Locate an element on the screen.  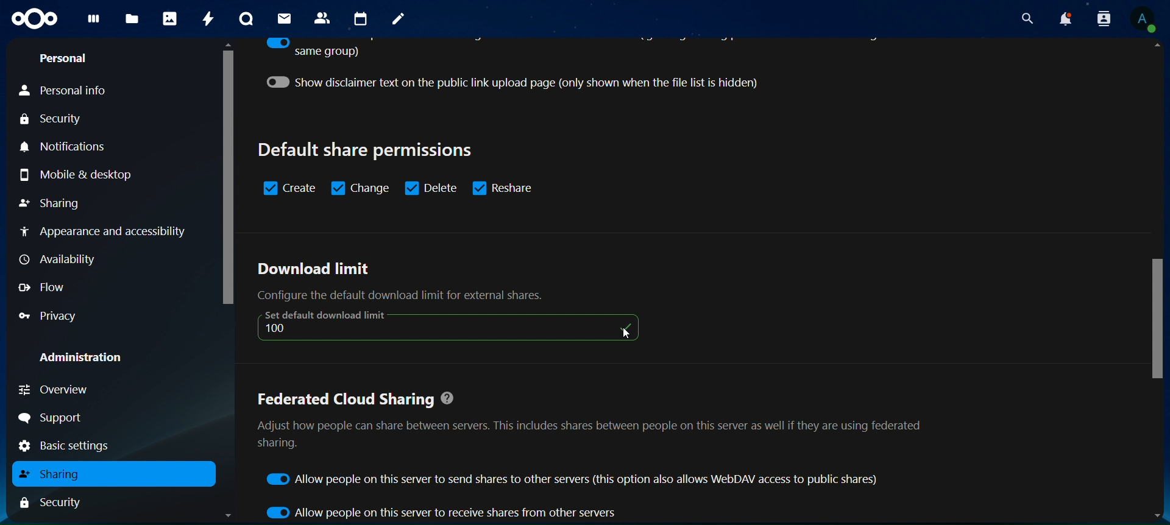
Scrollbar is located at coordinates (225, 282).